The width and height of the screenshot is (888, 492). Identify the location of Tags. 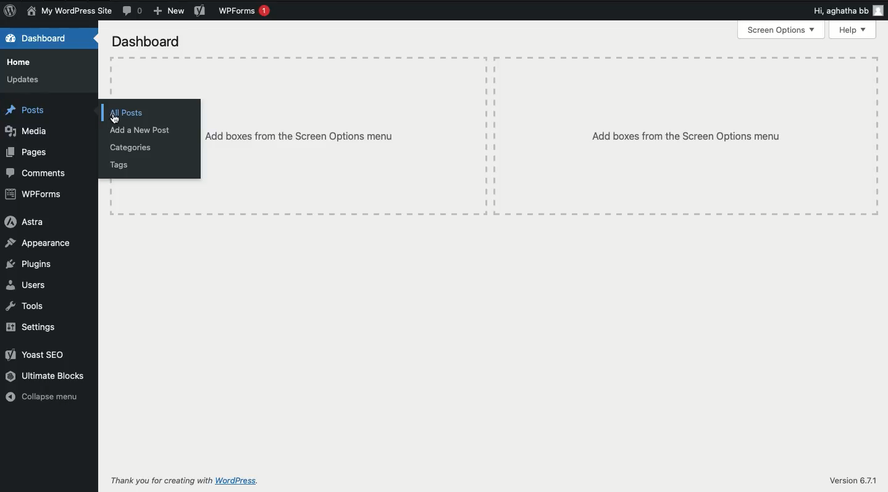
(120, 164).